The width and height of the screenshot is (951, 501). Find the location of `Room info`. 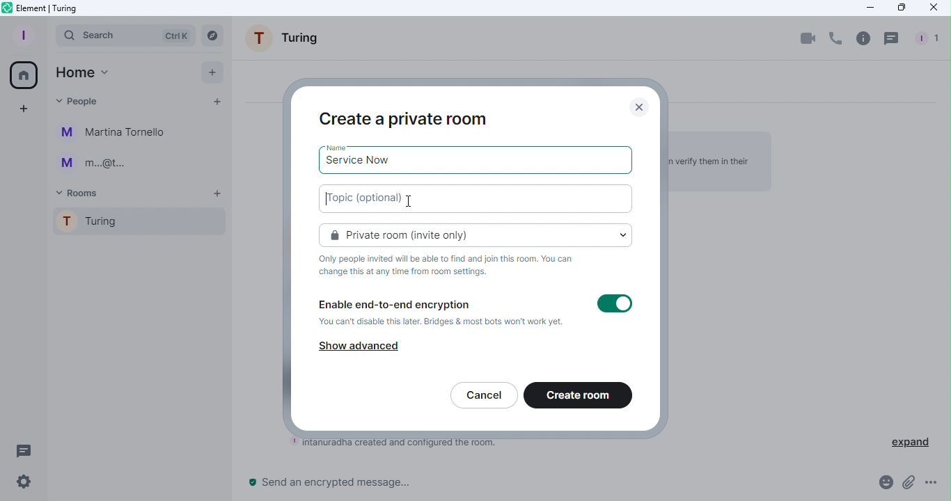

Room info is located at coordinates (863, 38).